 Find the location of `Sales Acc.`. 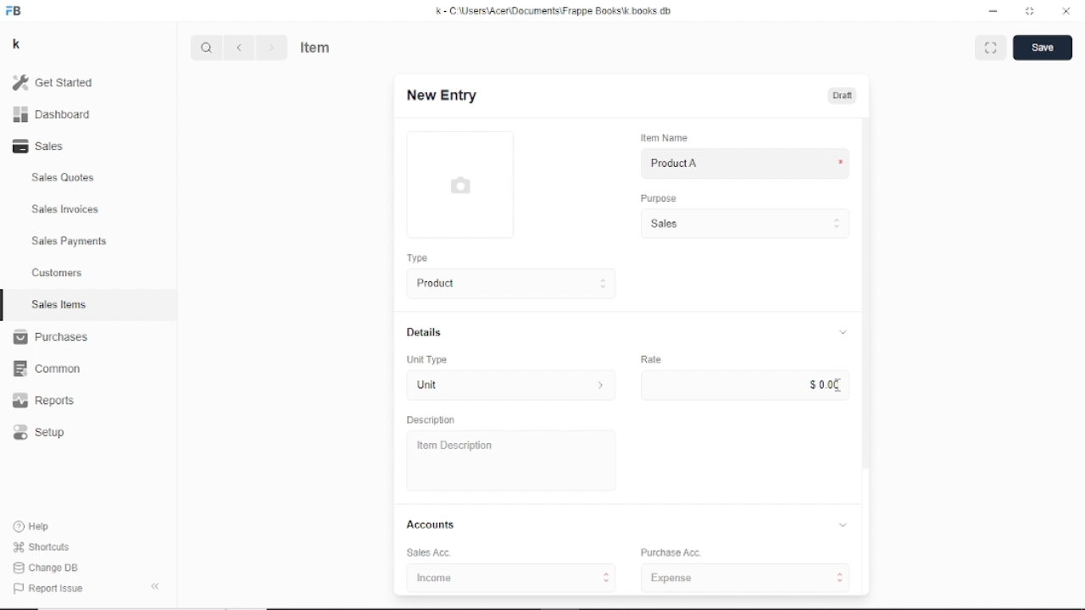

Sales Acc. is located at coordinates (426, 553).